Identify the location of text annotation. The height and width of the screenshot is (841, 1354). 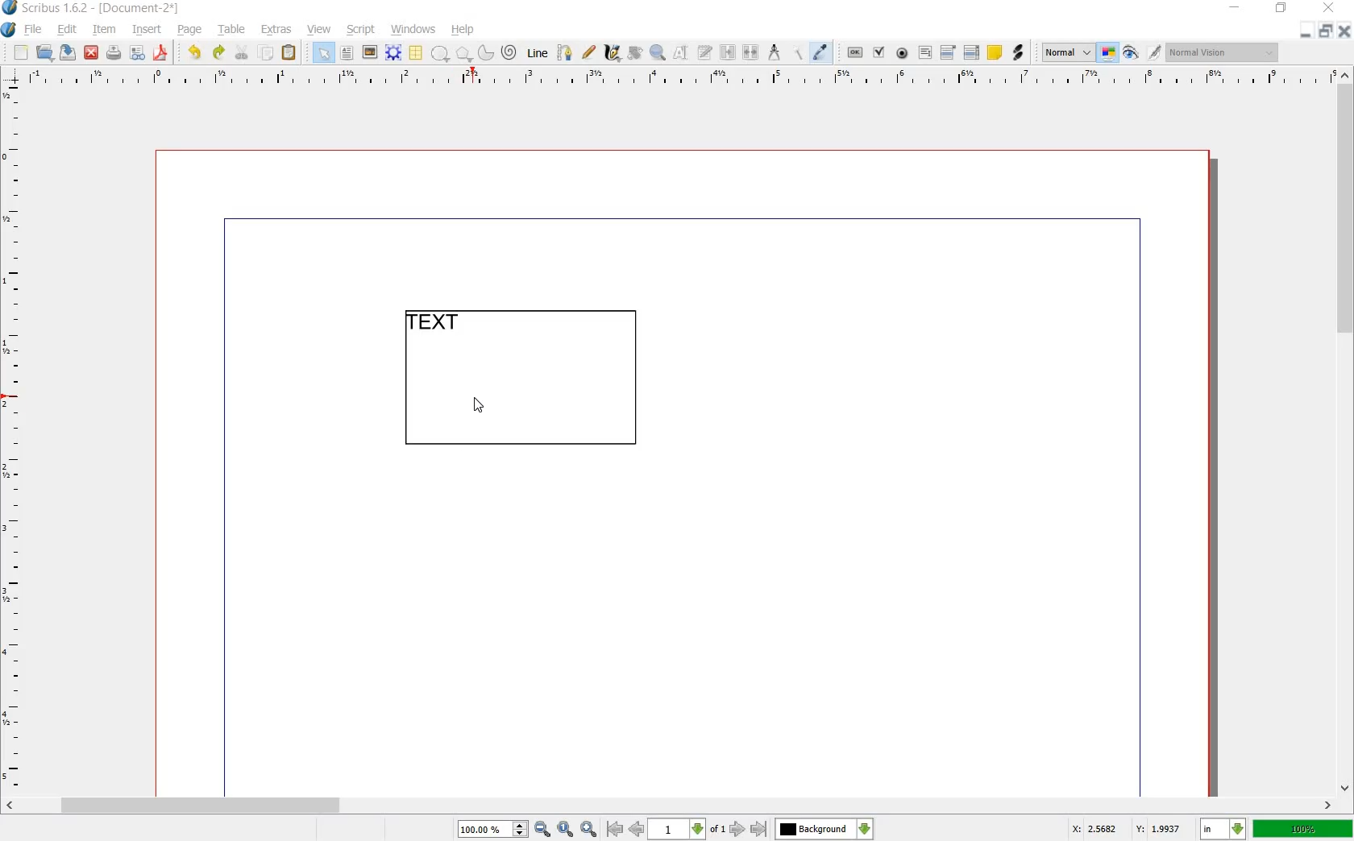
(995, 52).